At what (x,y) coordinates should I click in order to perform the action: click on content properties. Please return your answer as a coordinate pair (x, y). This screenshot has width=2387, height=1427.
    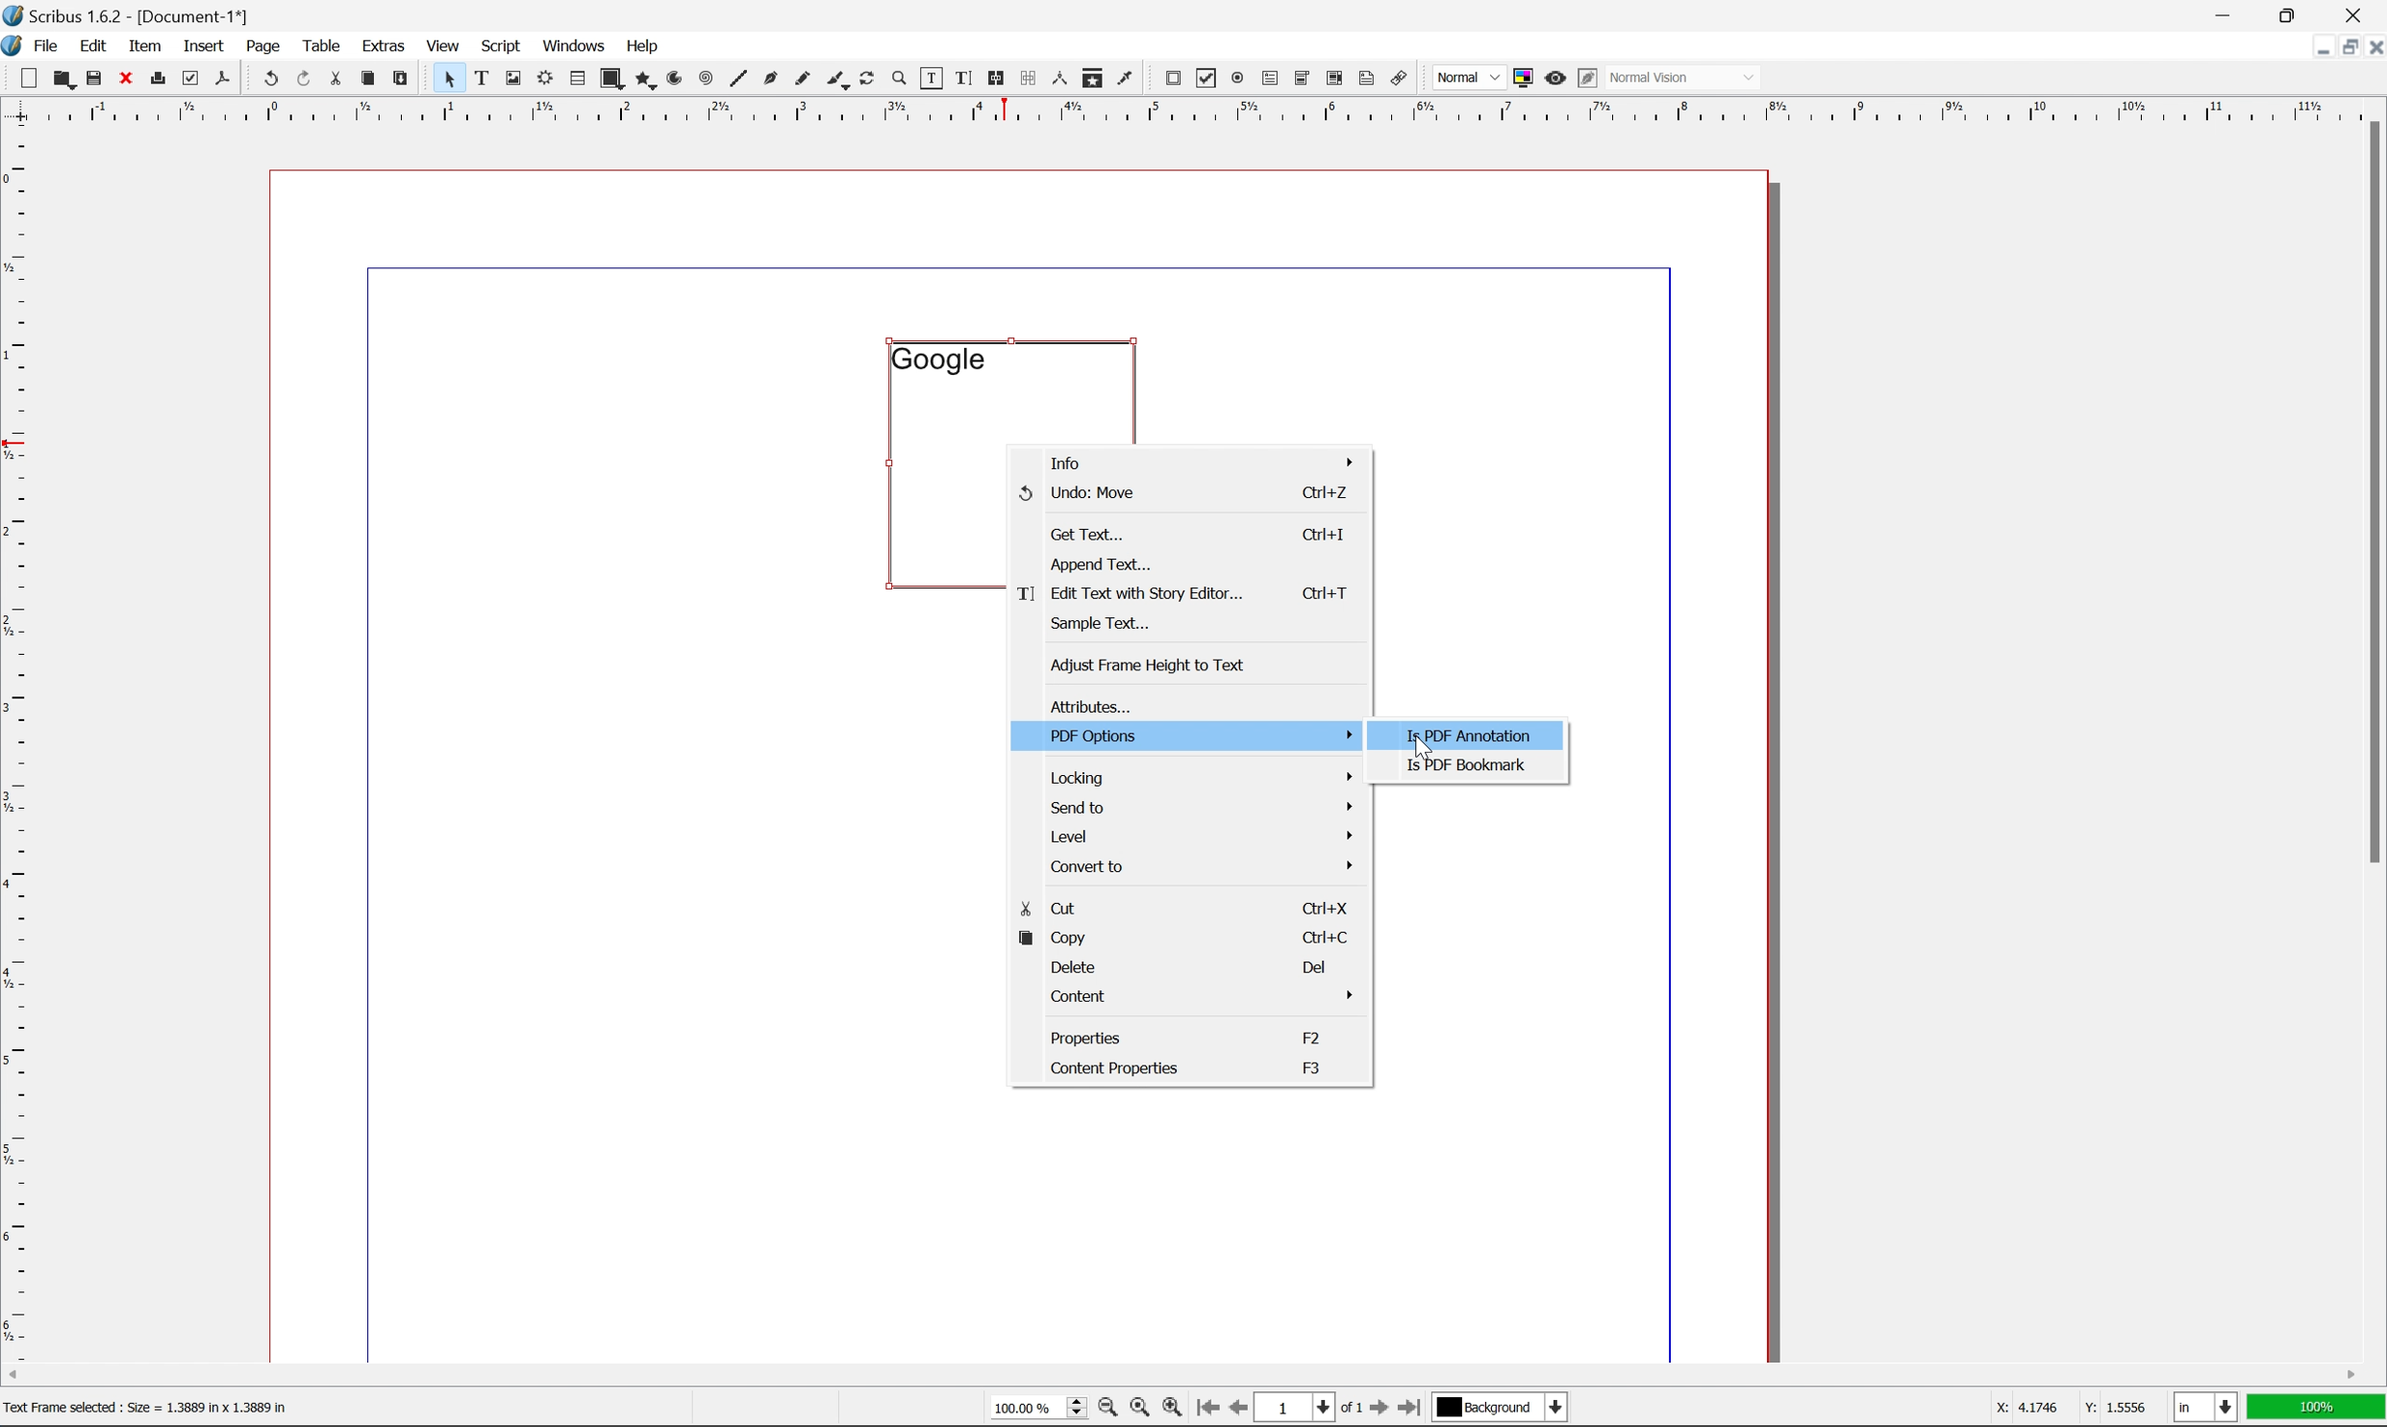
    Looking at the image, I should click on (1116, 1070).